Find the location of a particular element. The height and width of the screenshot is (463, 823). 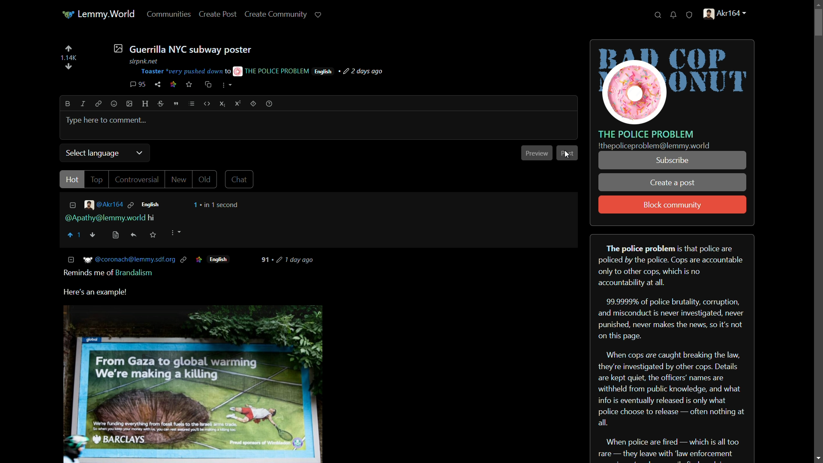

lemmy world  is located at coordinates (99, 15).